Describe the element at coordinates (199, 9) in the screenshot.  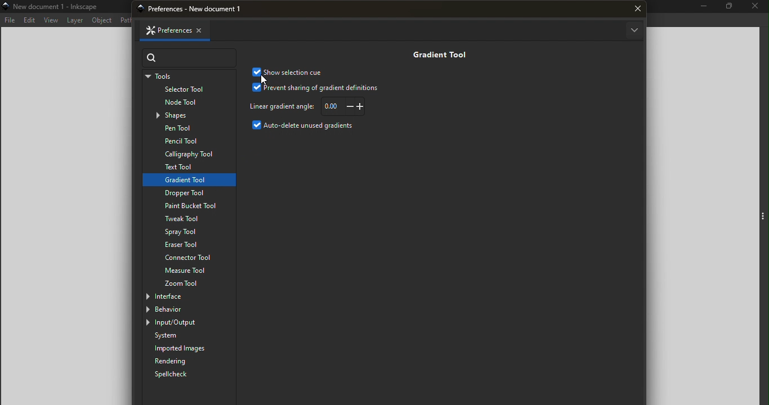
I see `preferences` at that location.